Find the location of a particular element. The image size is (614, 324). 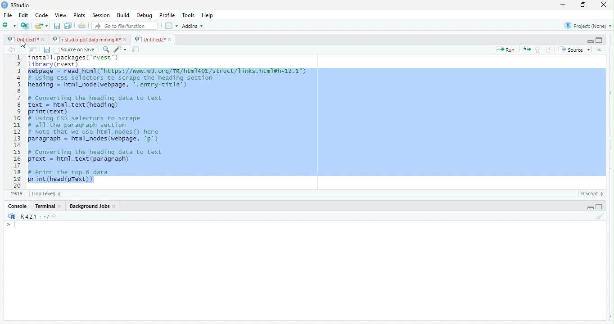

hide console is located at coordinates (598, 207).